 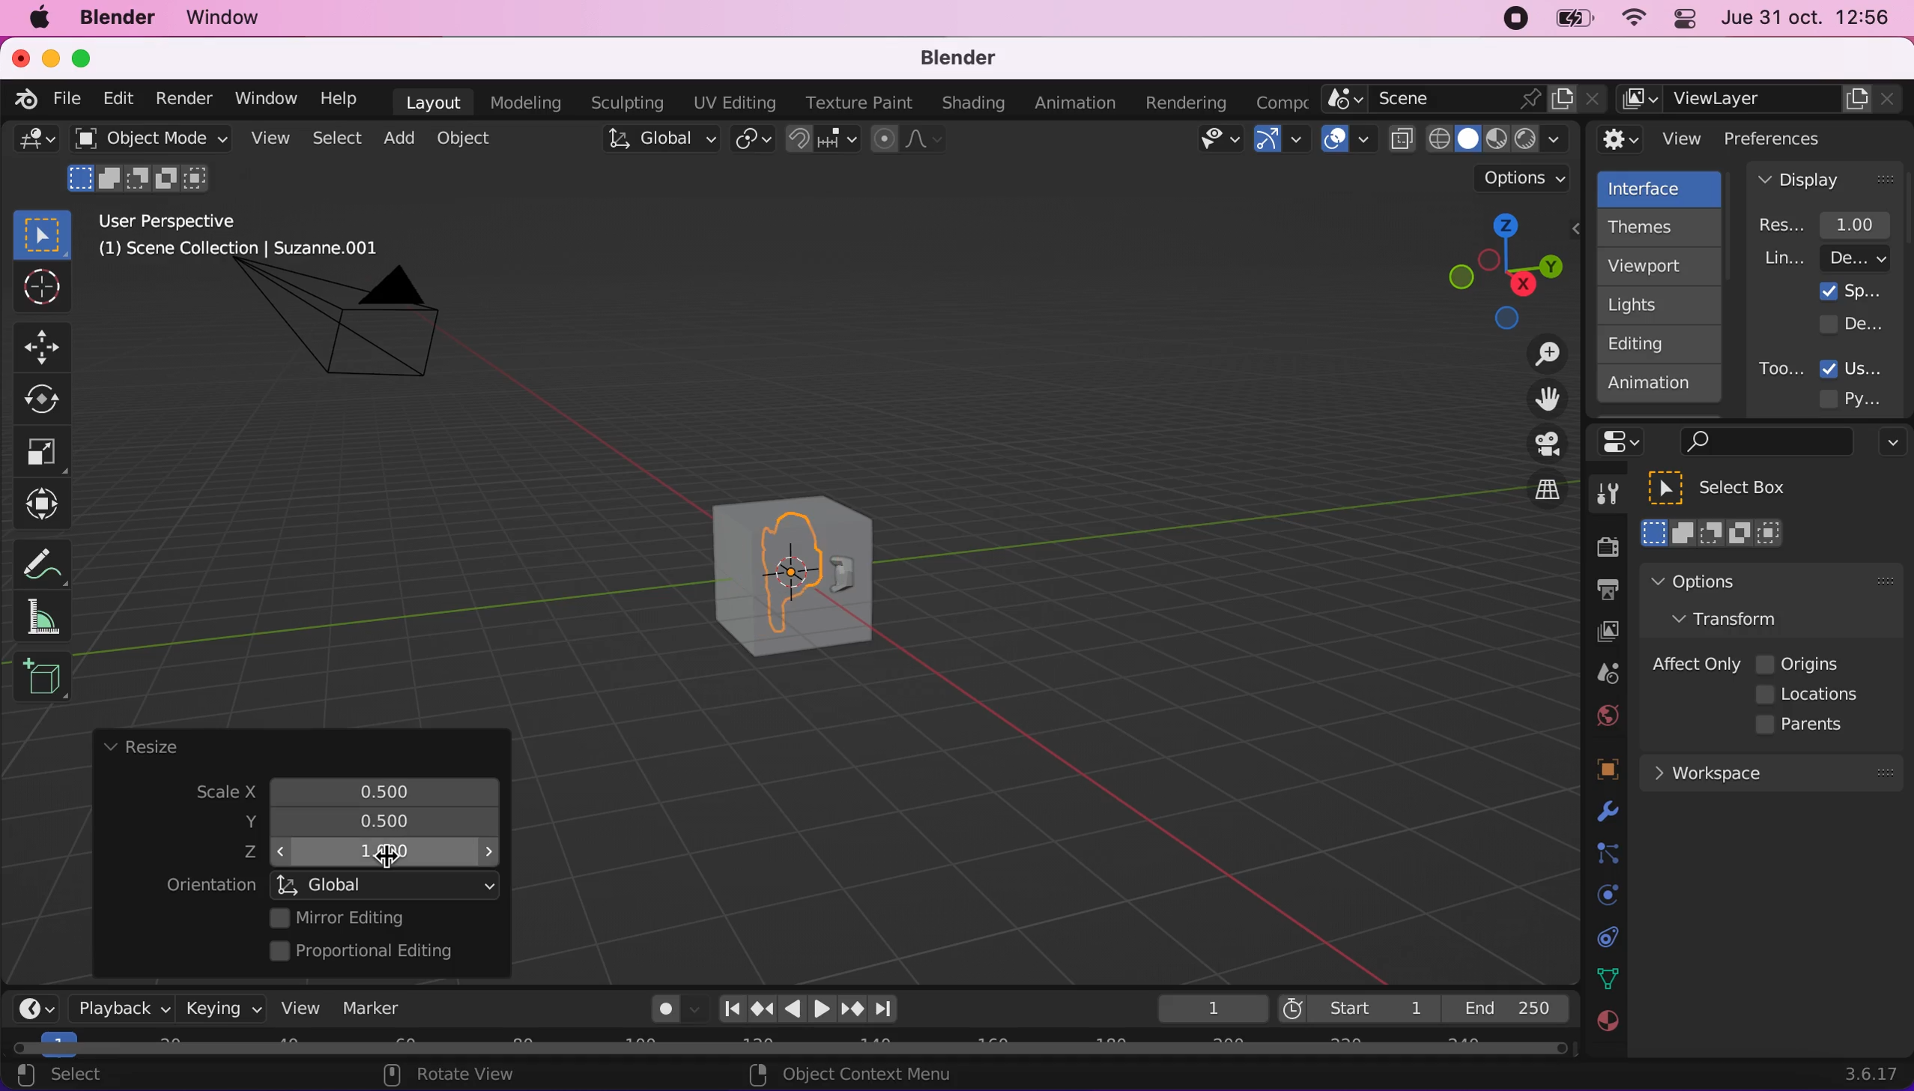 What do you see at coordinates (183, 100) in the screenshot?
I see `render` at bounding box center [183, 100].